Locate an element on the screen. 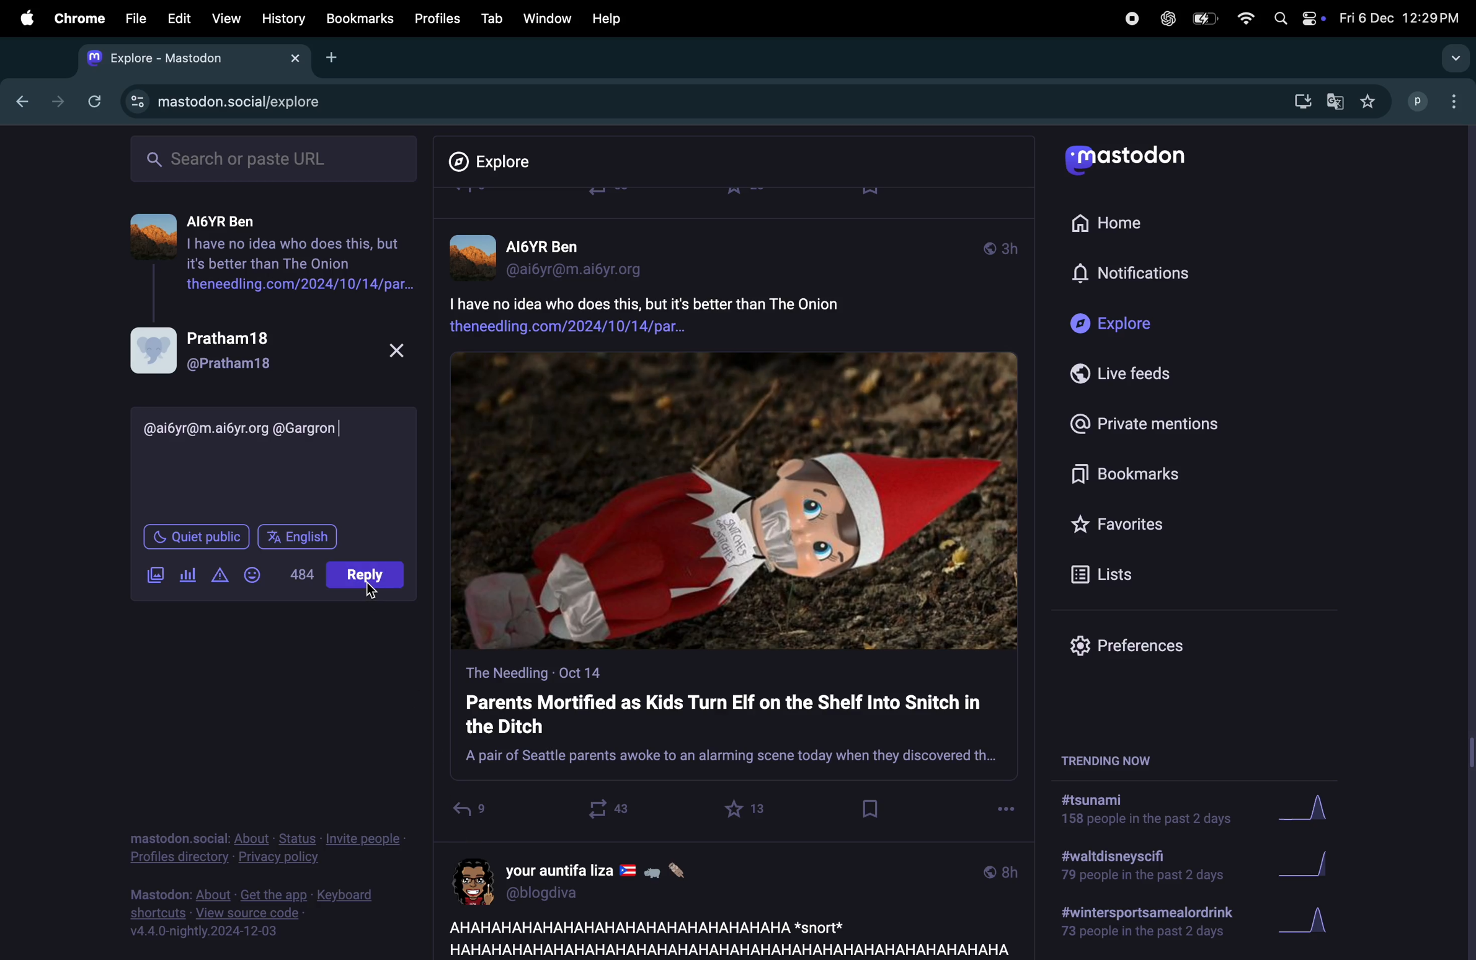 The width and height of the screenshot is (1476, 960). chatgpt is located at coordinates (1167, 18).